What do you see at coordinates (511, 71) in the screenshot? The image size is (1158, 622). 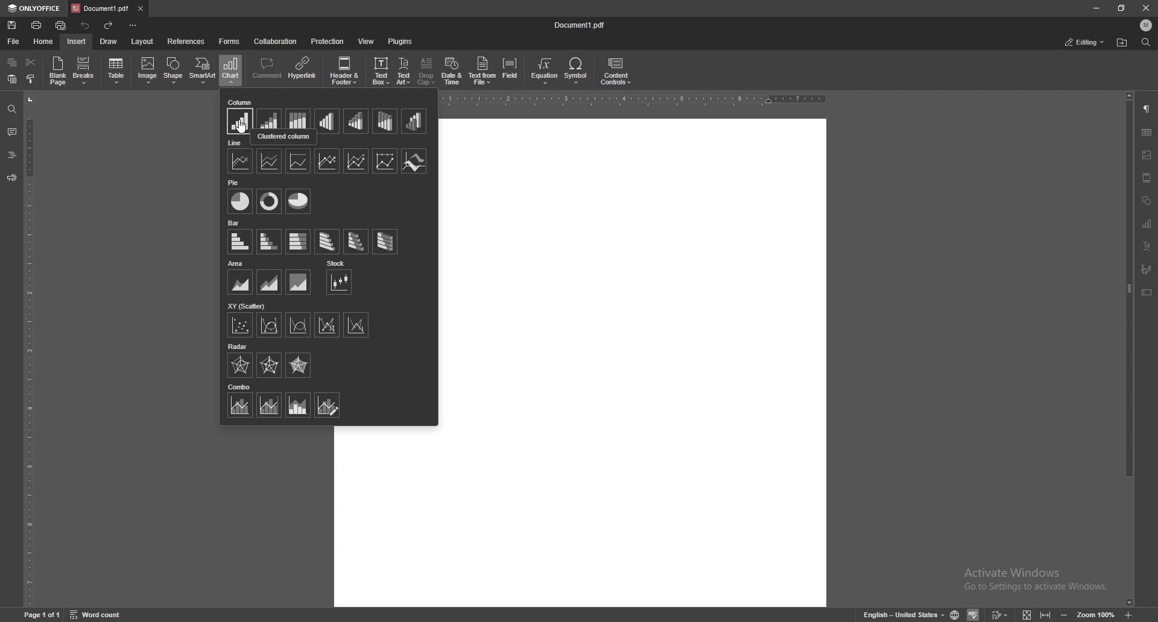 I see `field` at bounding box center [511, 71].